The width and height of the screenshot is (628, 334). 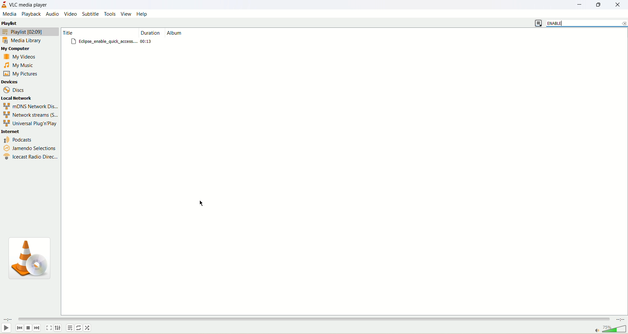 What do you see at coordinates (30, 259) in the screenshot?
I see `icon` at bounding box center [30, 259].